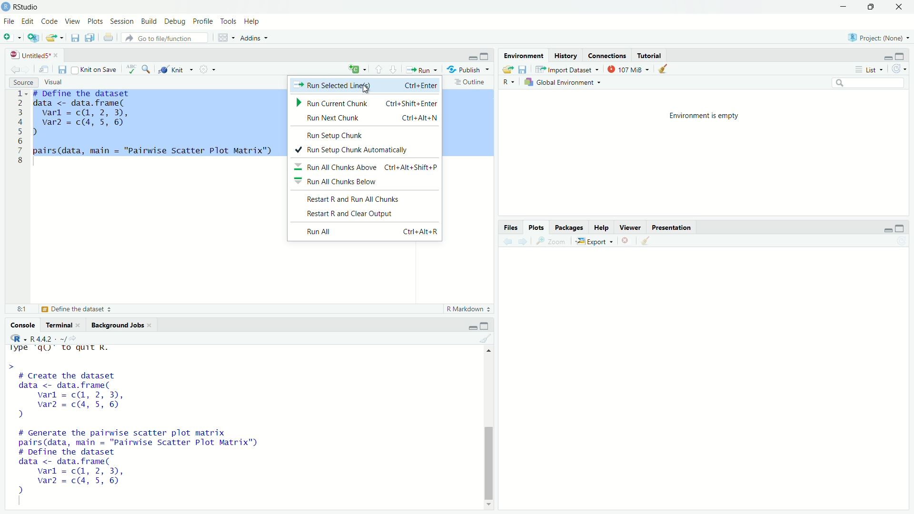 The width and height of the screenshot is (914, 514). Describe the element at coordinates (48, 337) in the screenshot. I see `R 4.4.2 ~/` at that location.